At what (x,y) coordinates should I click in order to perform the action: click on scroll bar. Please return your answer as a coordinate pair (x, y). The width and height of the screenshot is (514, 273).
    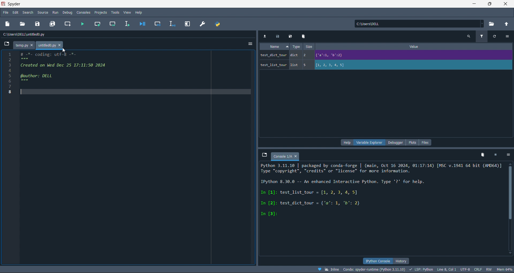
    Looking at the image, I should click on (511, 210).